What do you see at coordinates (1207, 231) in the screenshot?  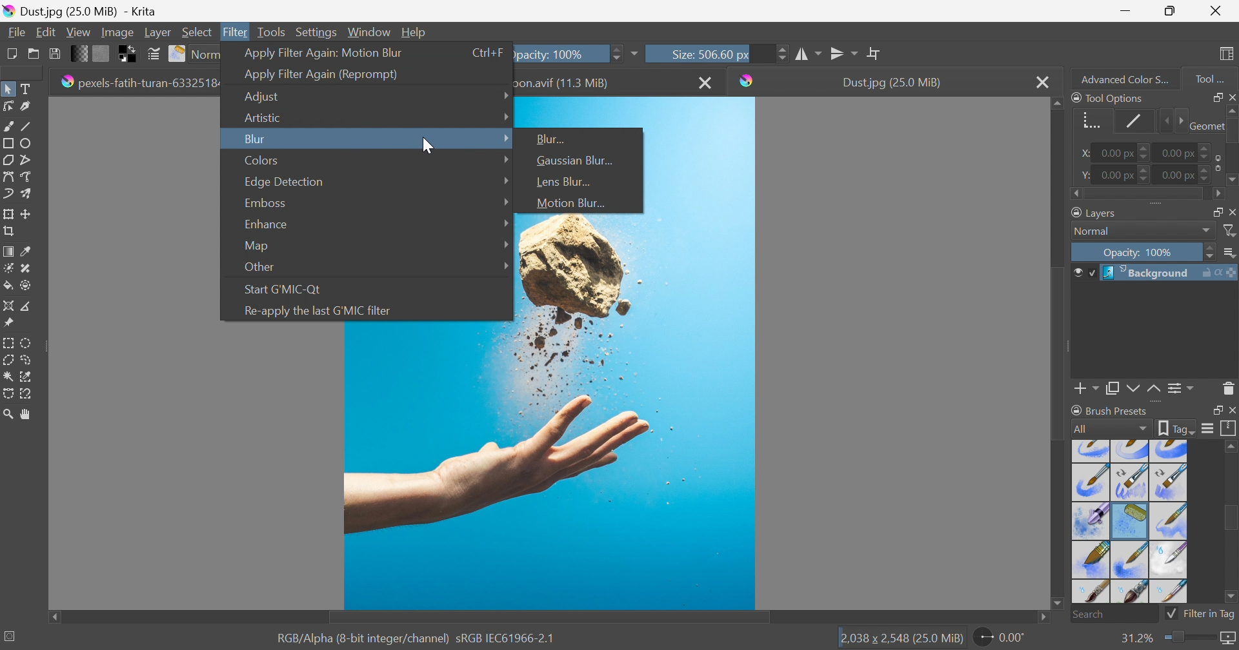 I see `Drop Down` at bounding box center [1207, 231].